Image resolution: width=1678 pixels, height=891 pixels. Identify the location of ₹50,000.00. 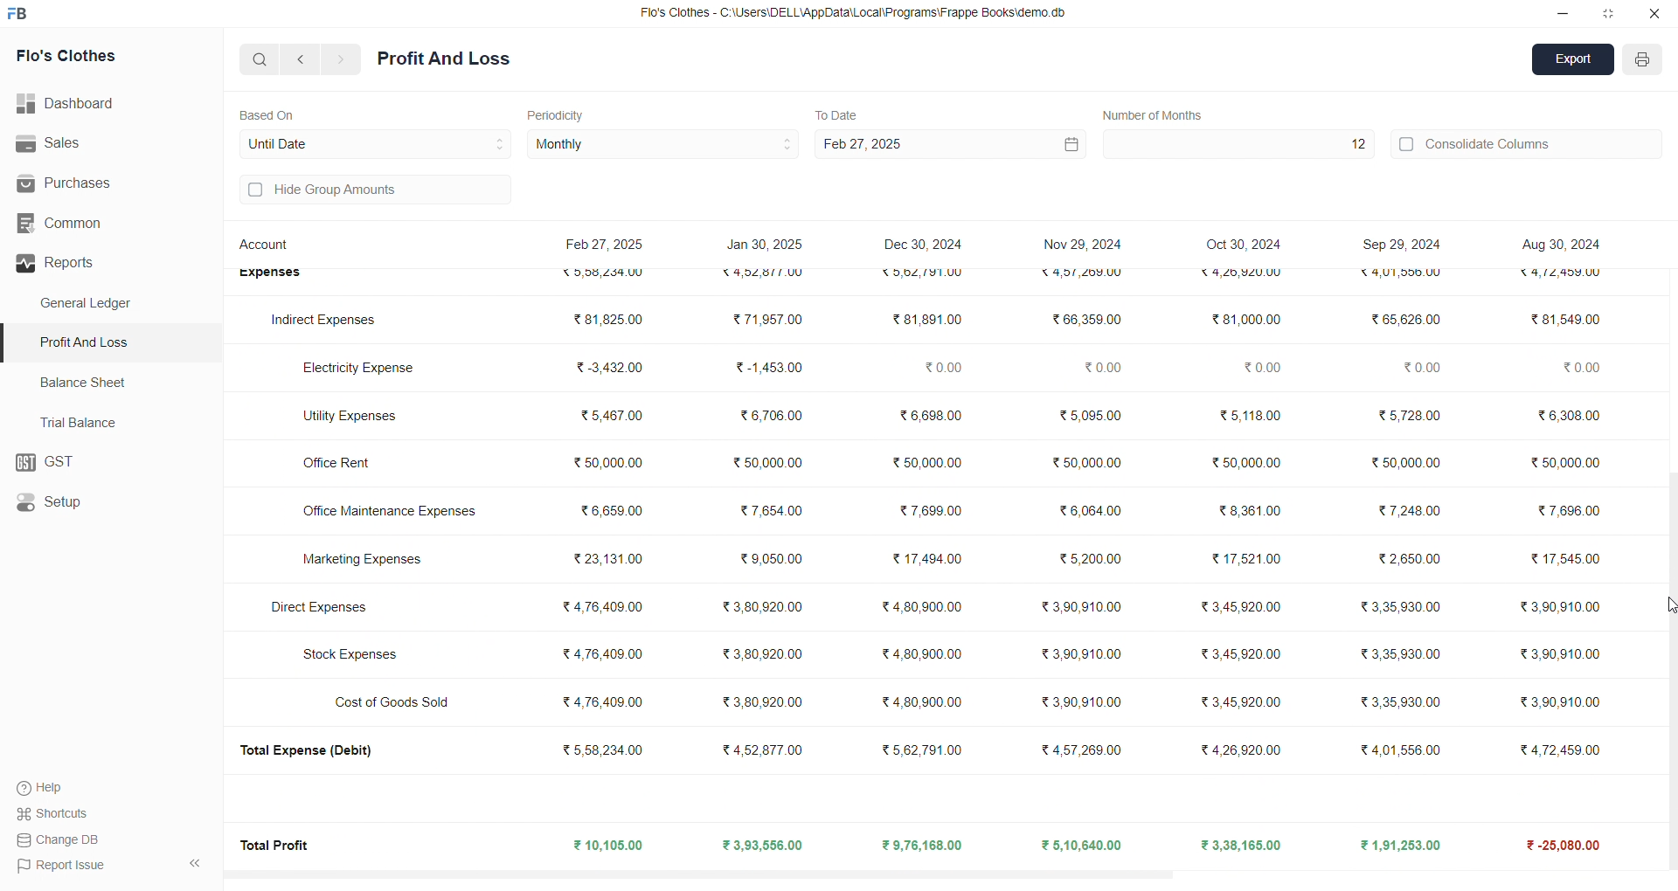
(602, 465).